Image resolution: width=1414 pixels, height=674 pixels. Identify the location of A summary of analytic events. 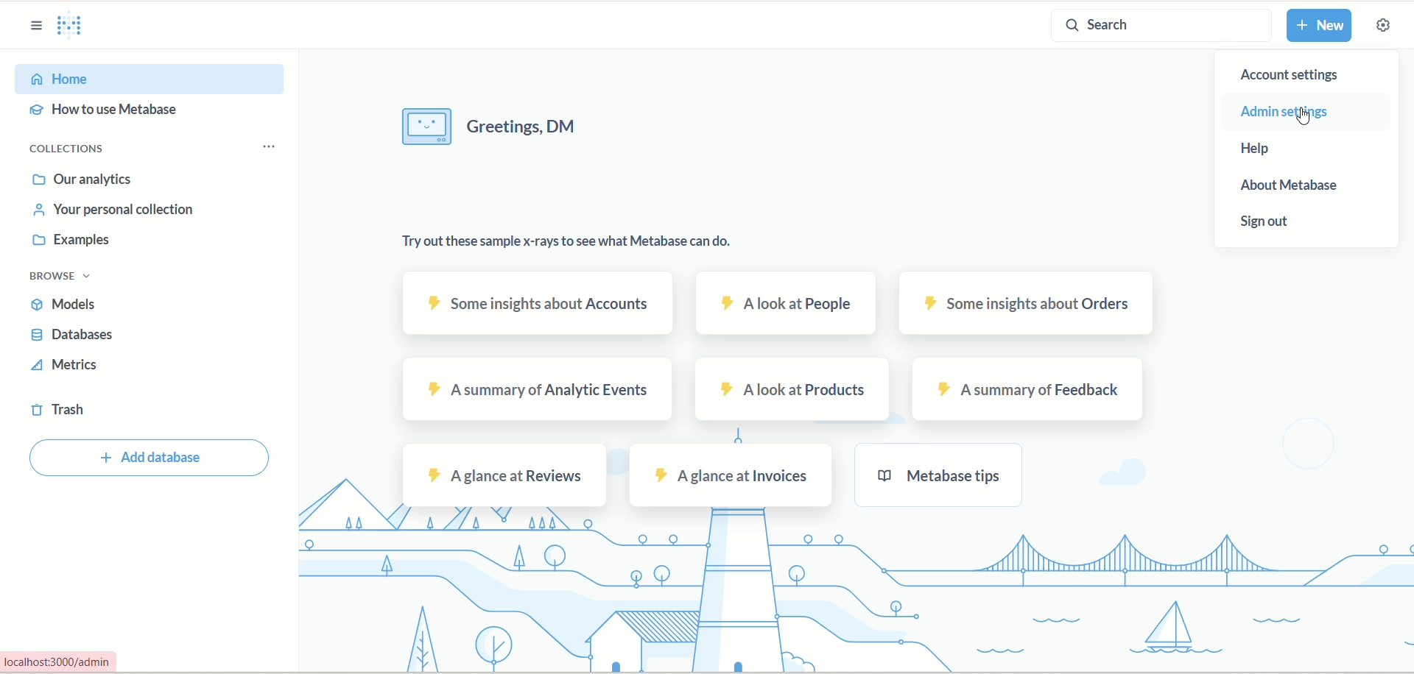
(540, 391).